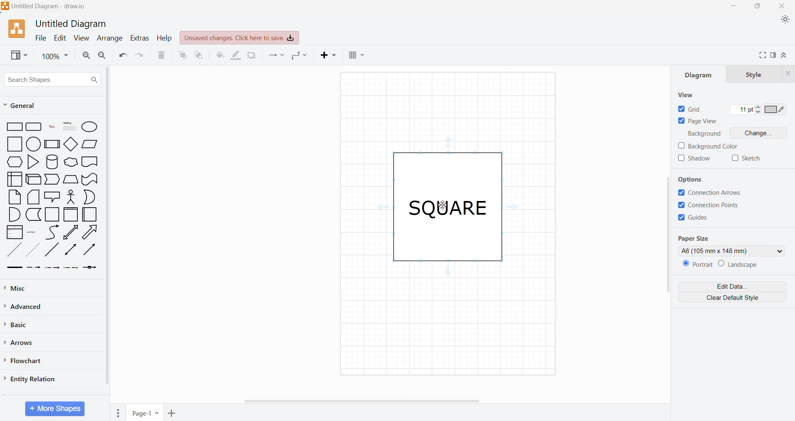  I want to click on cloud, so click(70, 163).